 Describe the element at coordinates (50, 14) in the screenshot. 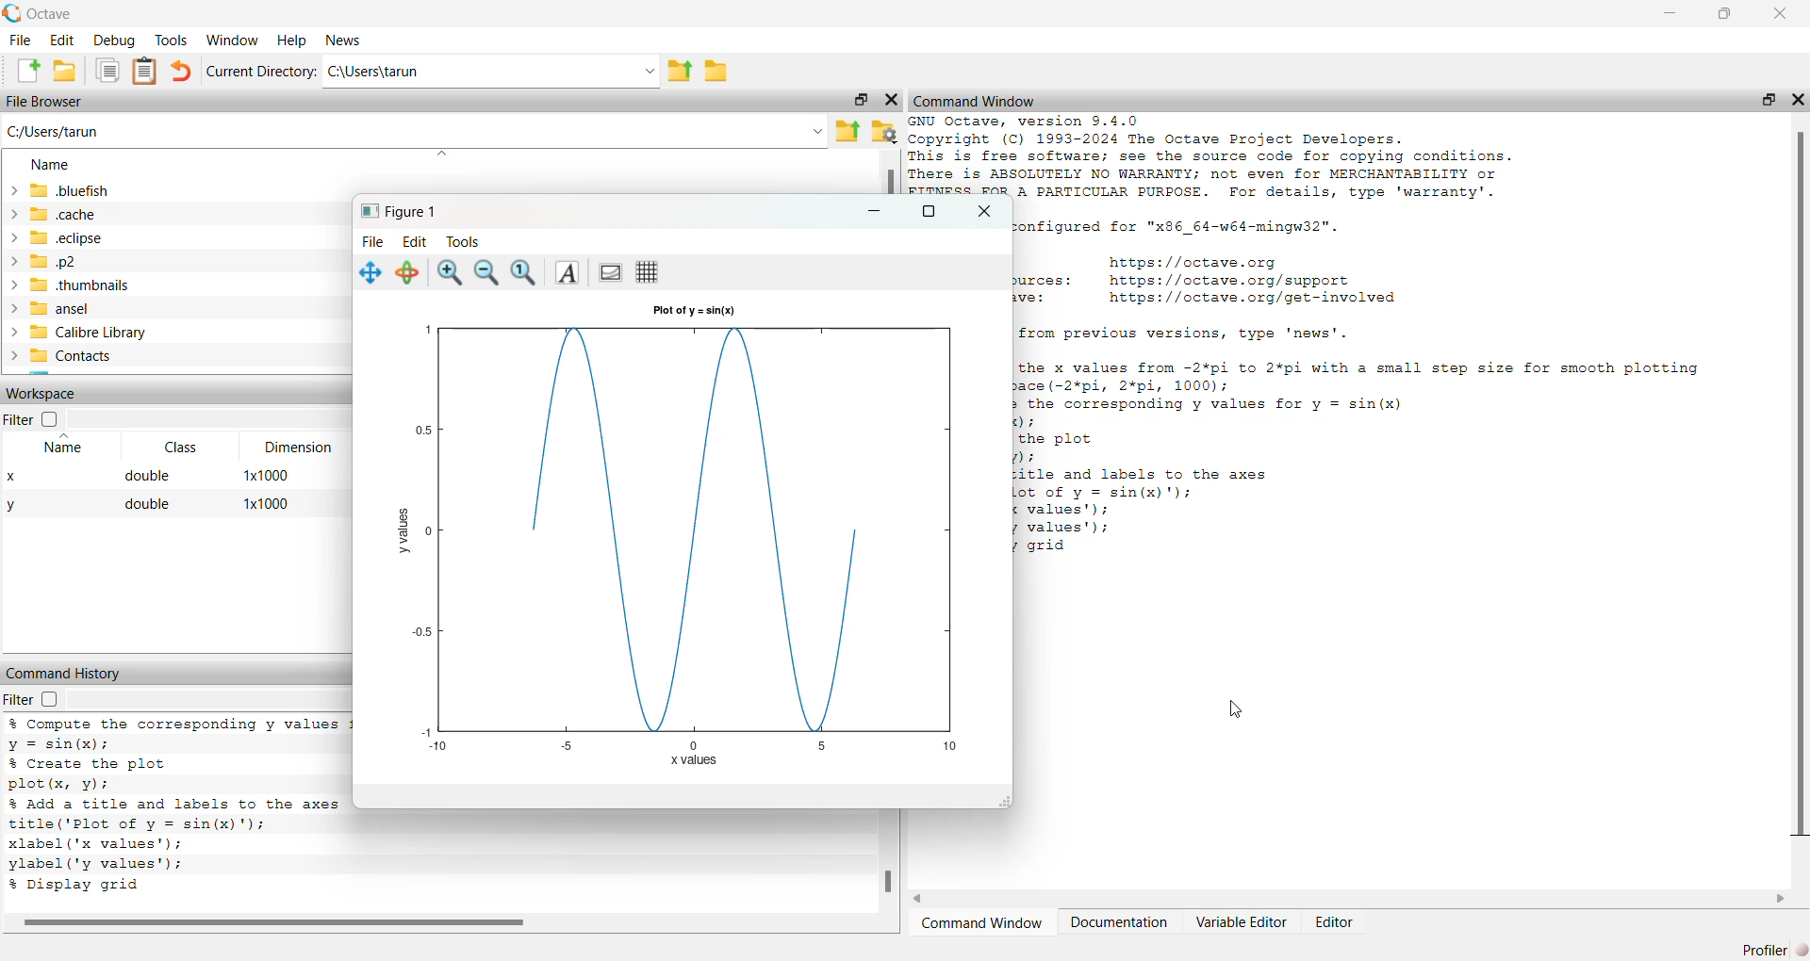

I see `Octave` at that location.